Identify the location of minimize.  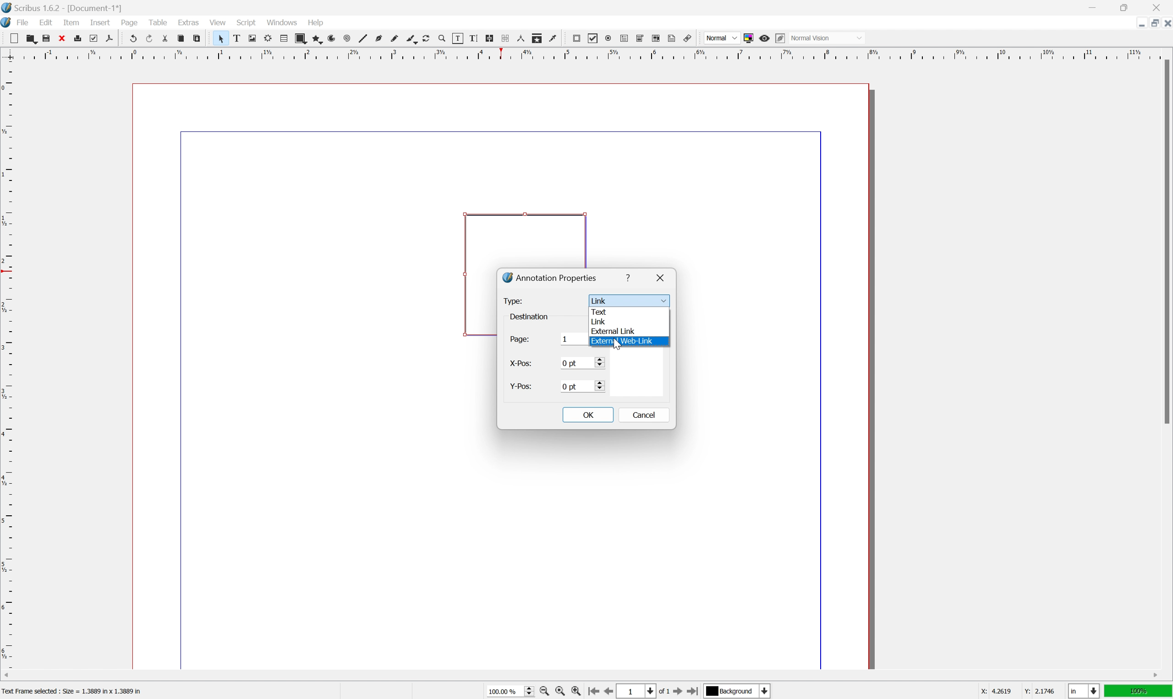
(1139, 24).